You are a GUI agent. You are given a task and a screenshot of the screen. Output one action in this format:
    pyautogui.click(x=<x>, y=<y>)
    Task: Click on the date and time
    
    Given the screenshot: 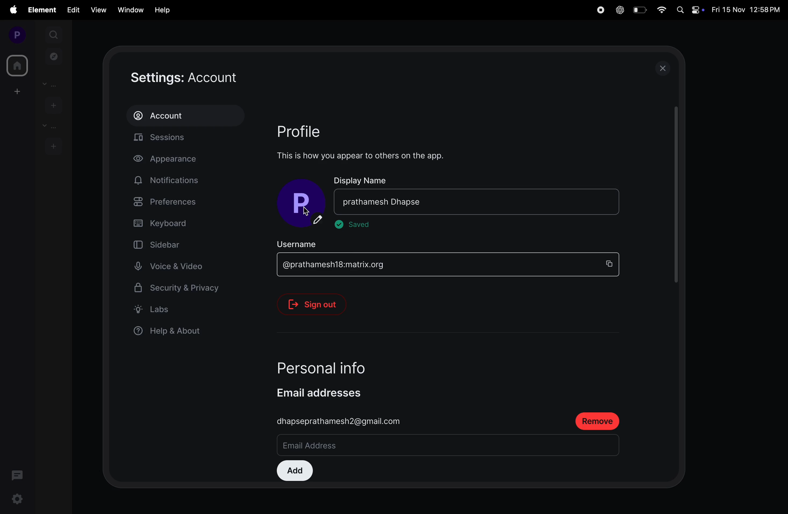 What is the action you would take?
    pyautogui.click(x=747, y=11)
    